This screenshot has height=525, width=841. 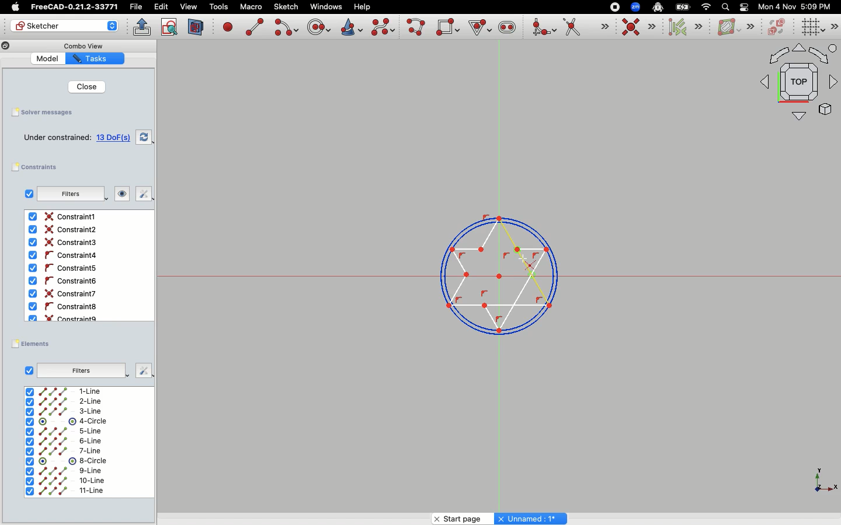 I want to click on Create b-spline, so click(x=383, y=27).